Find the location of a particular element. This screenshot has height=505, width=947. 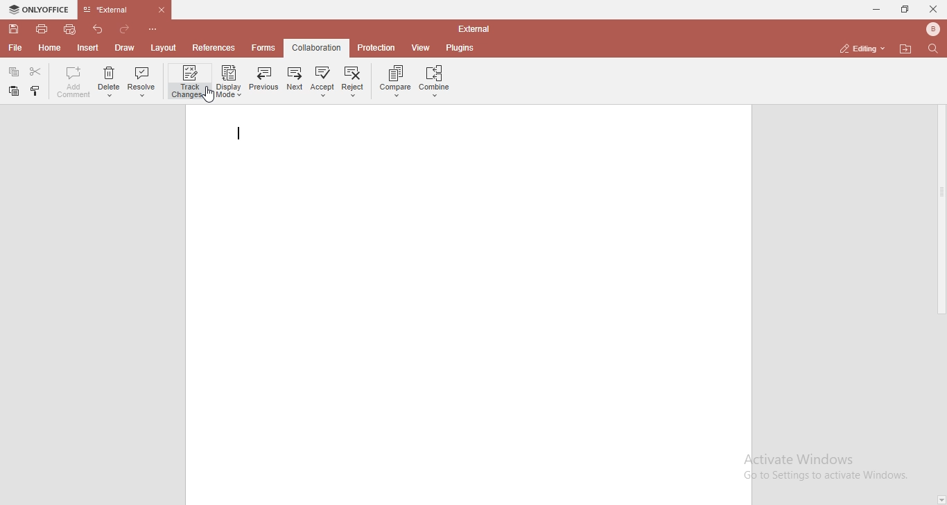

view is located at coordinates (422, 49).